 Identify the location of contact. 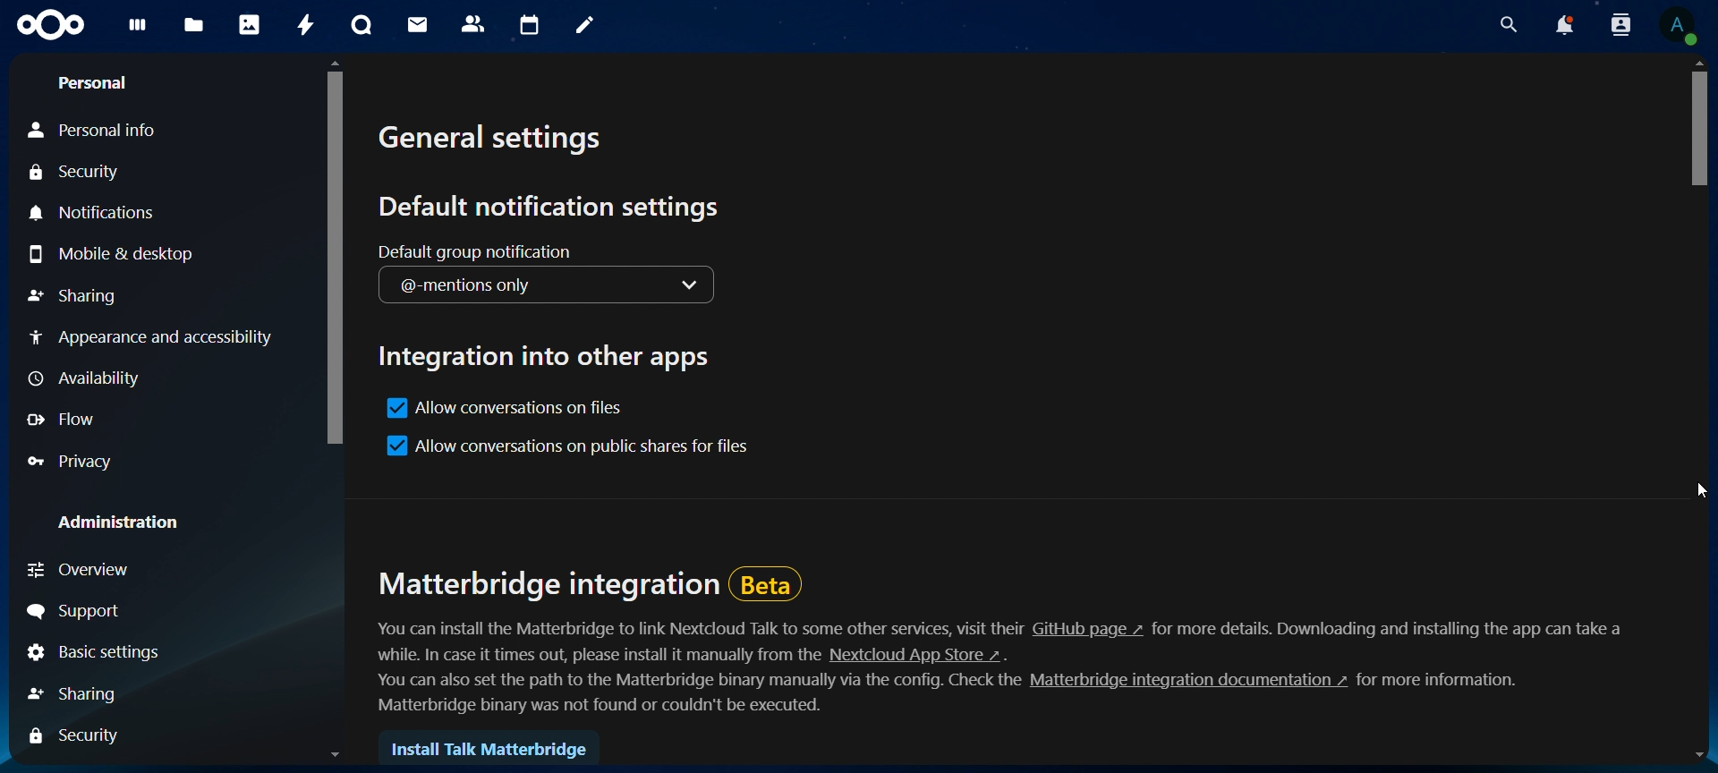
(477, 25).